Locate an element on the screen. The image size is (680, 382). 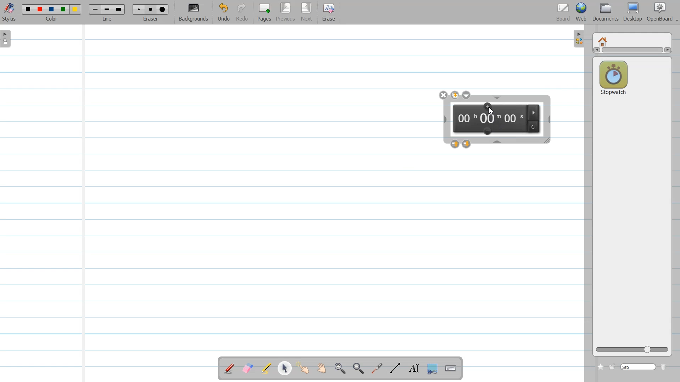
Home window is located at coordinates (603, 41).